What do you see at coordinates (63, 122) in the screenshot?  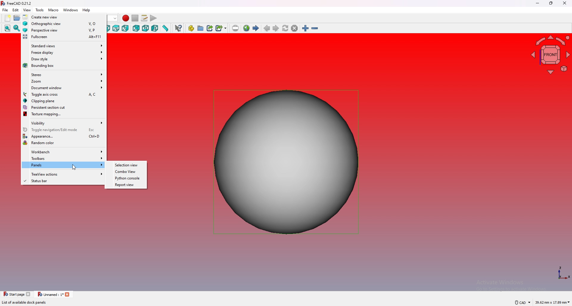 I see `visibility` at bounding box center [63, 122].